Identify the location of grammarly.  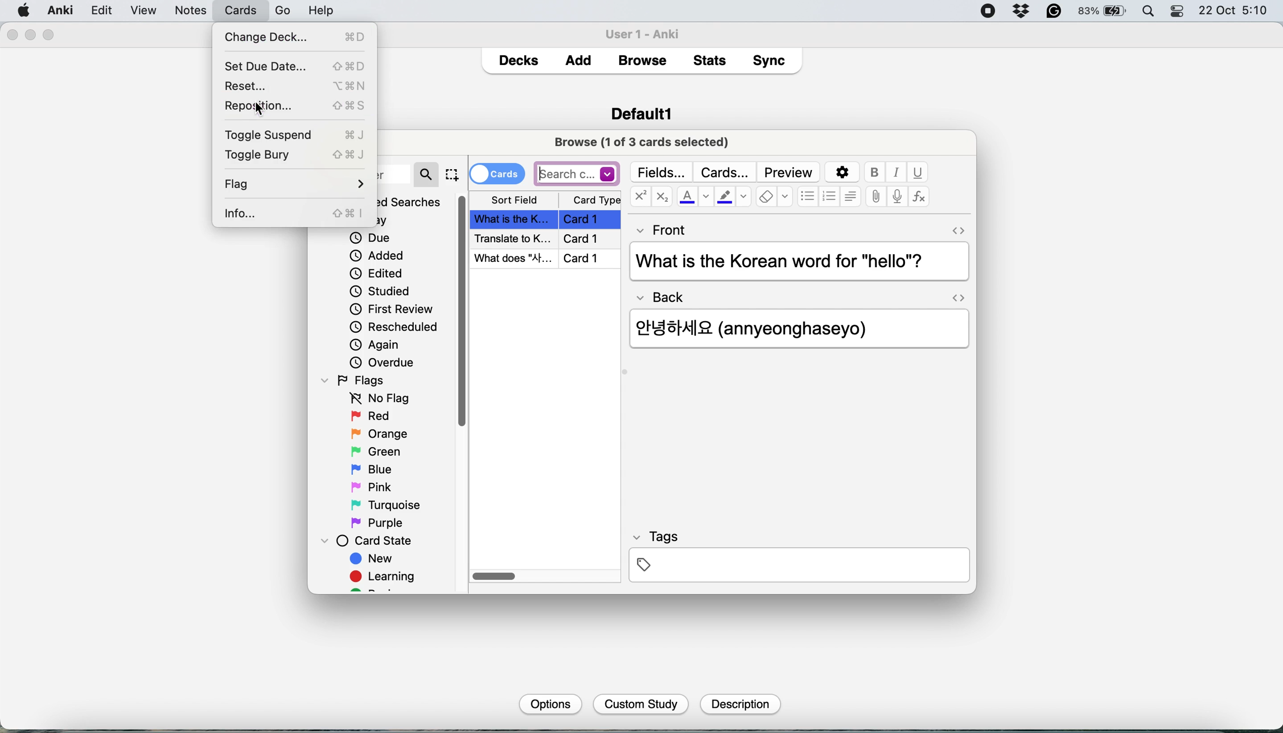
(1055, 12).